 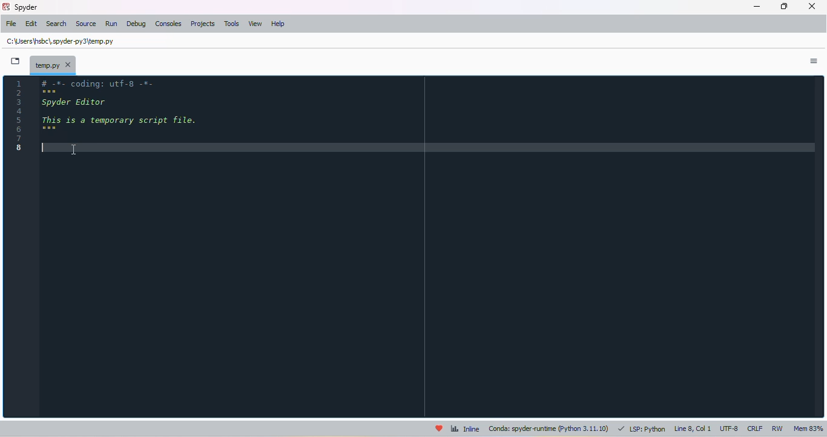 I want to click on help, so click(x=278, y=24).